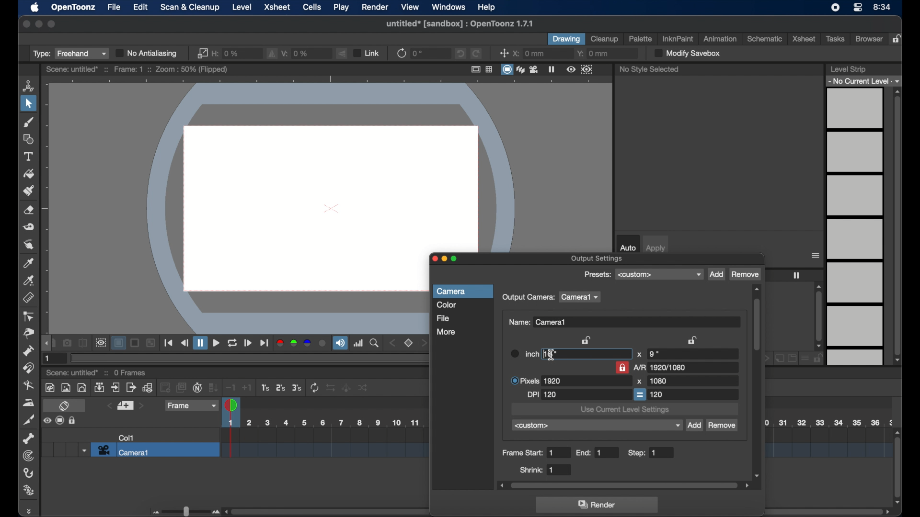  What do you see at coordinates (590, 453) in the screenshot?
I see `end` at bounding box center [590, 453].